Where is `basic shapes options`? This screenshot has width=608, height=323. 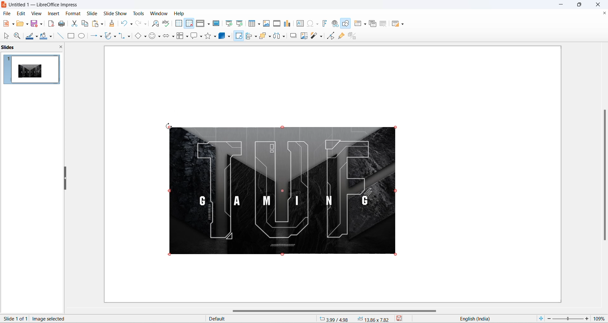
basic shapes options is located at coordinates (145, 36).